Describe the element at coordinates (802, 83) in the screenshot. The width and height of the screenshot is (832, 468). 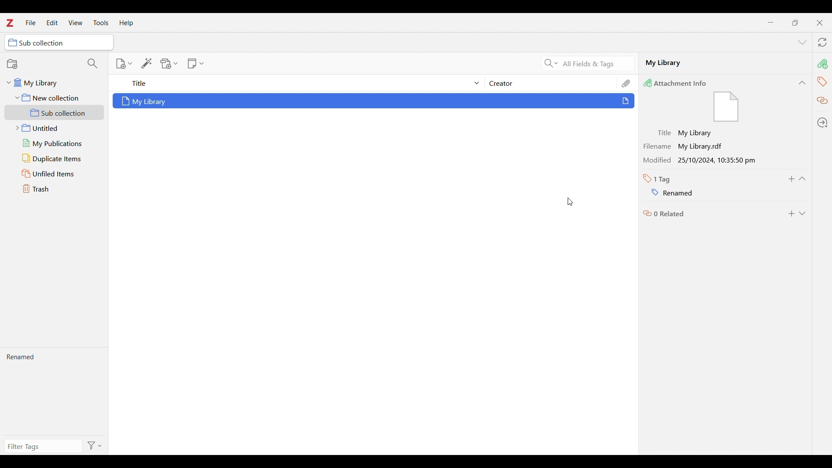
I see `Collapse` at that location.